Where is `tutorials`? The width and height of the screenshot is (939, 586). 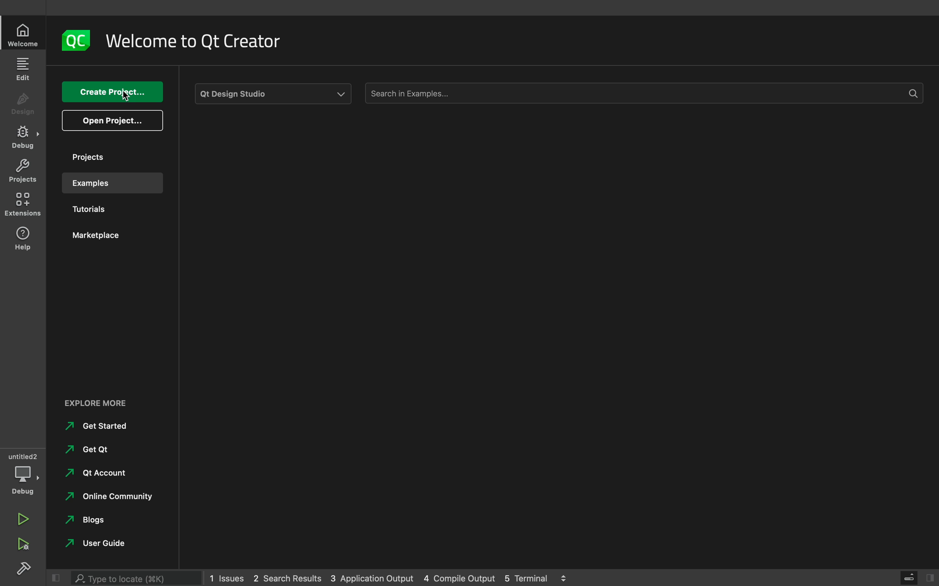 tutorials is located at coordinates (105, 210).